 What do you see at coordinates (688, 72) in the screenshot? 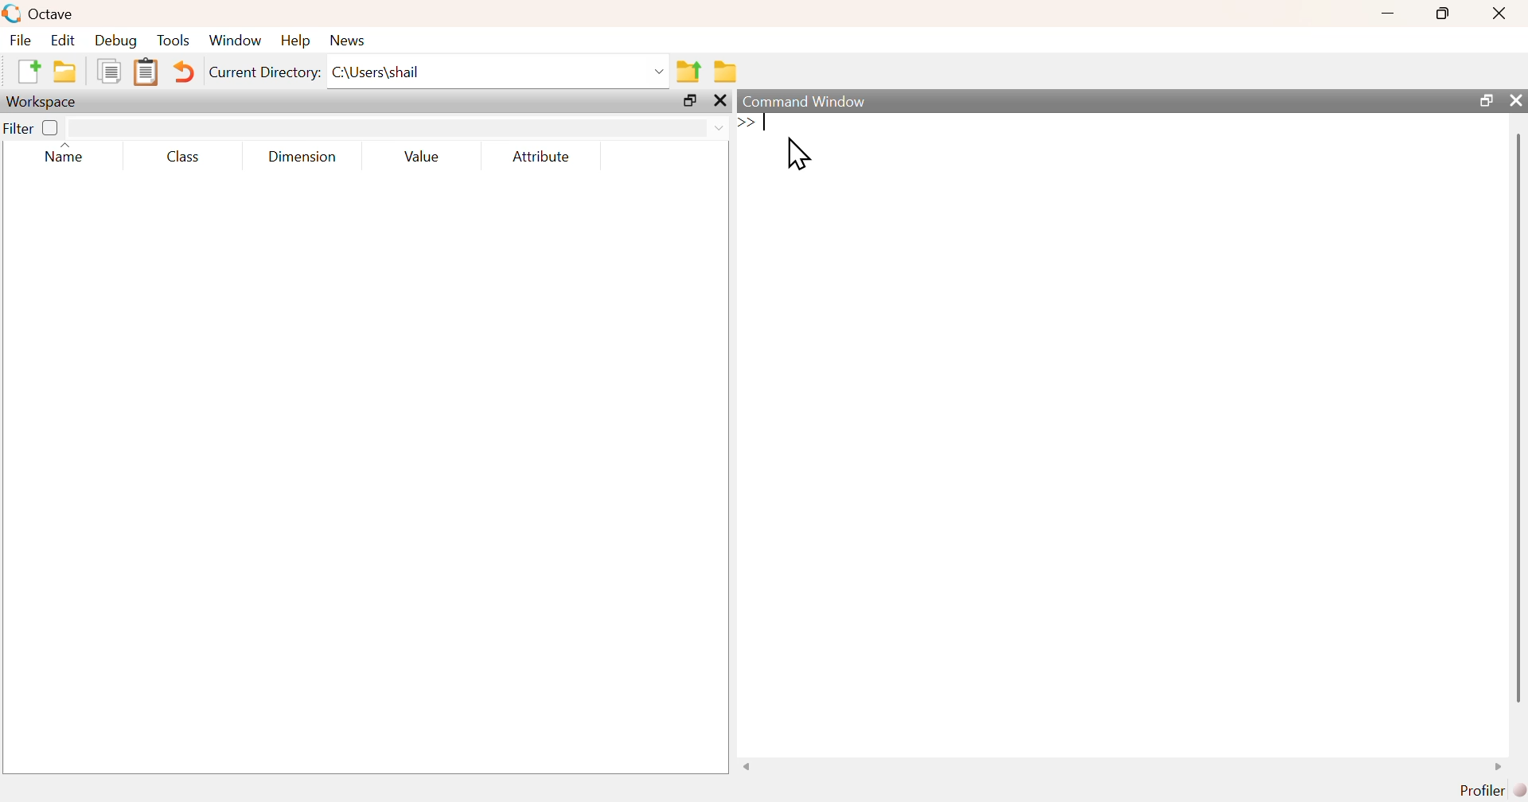
I see `Previous Folder` at bounding box center [688, 72].